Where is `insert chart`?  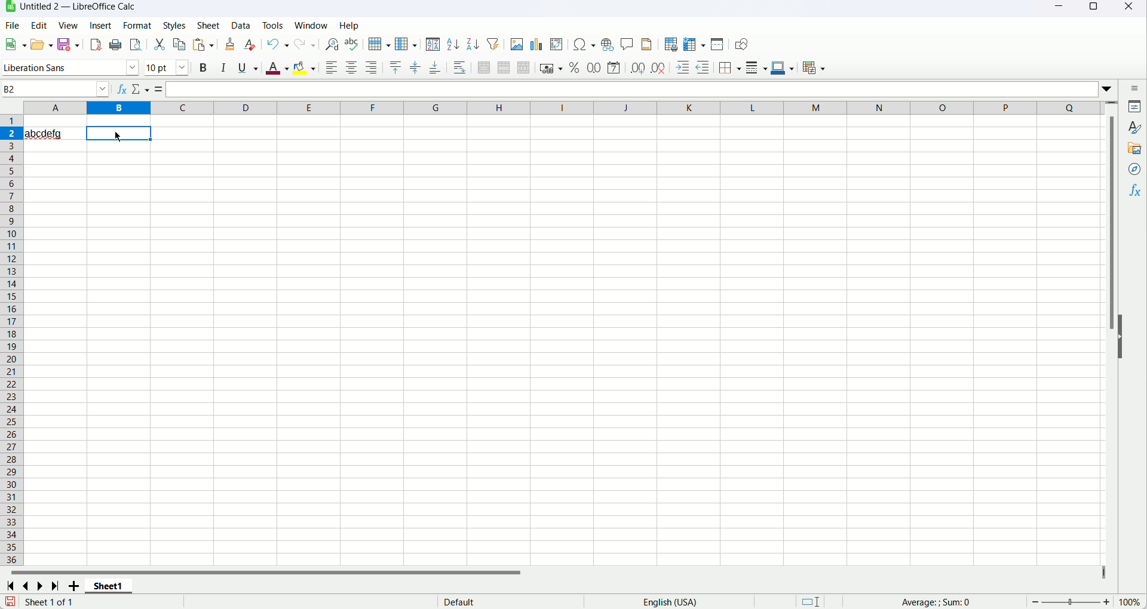 insert chart is located at coordinates (536, 45).